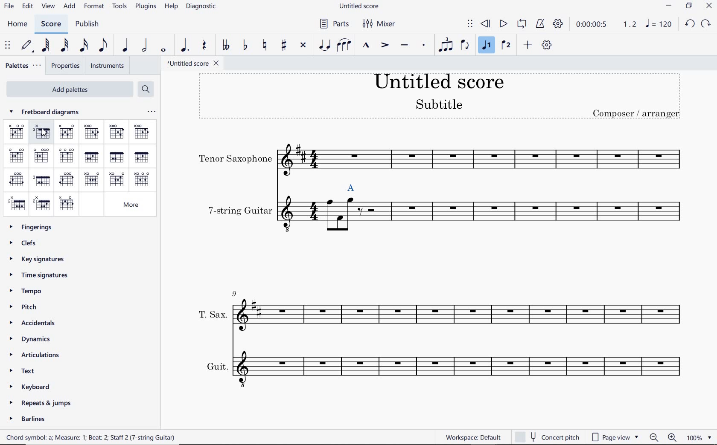 This screenshot has width=717, height=445. Describe the element at coordinates (120, 7) in the screenshot. I see `TOOLS` at that location.